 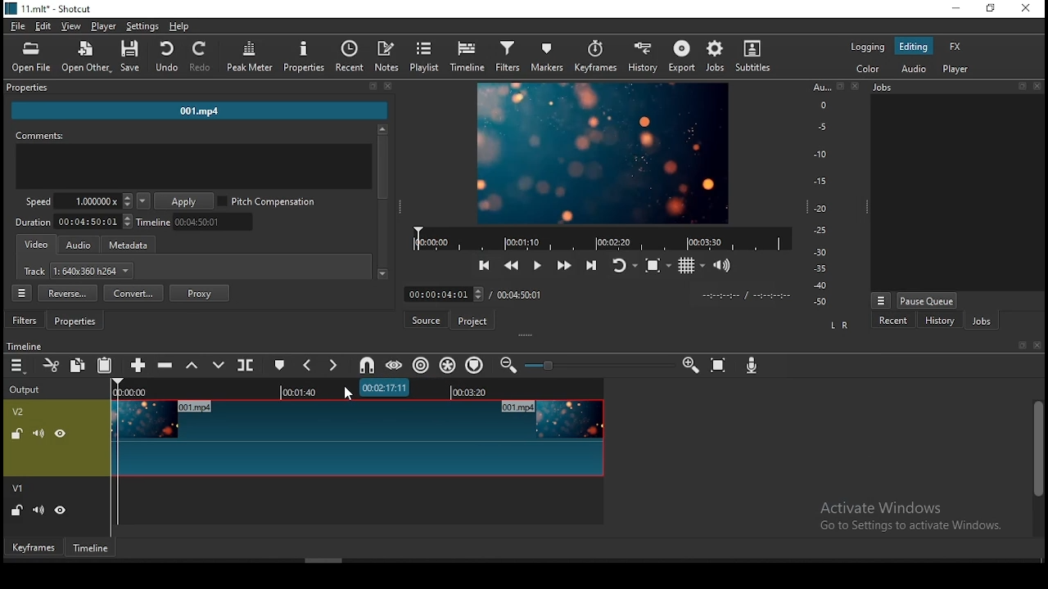 What do you see at coordinates (219, 365) in the screenshot?
I see `overwrite` at bounding box center [219, 365].